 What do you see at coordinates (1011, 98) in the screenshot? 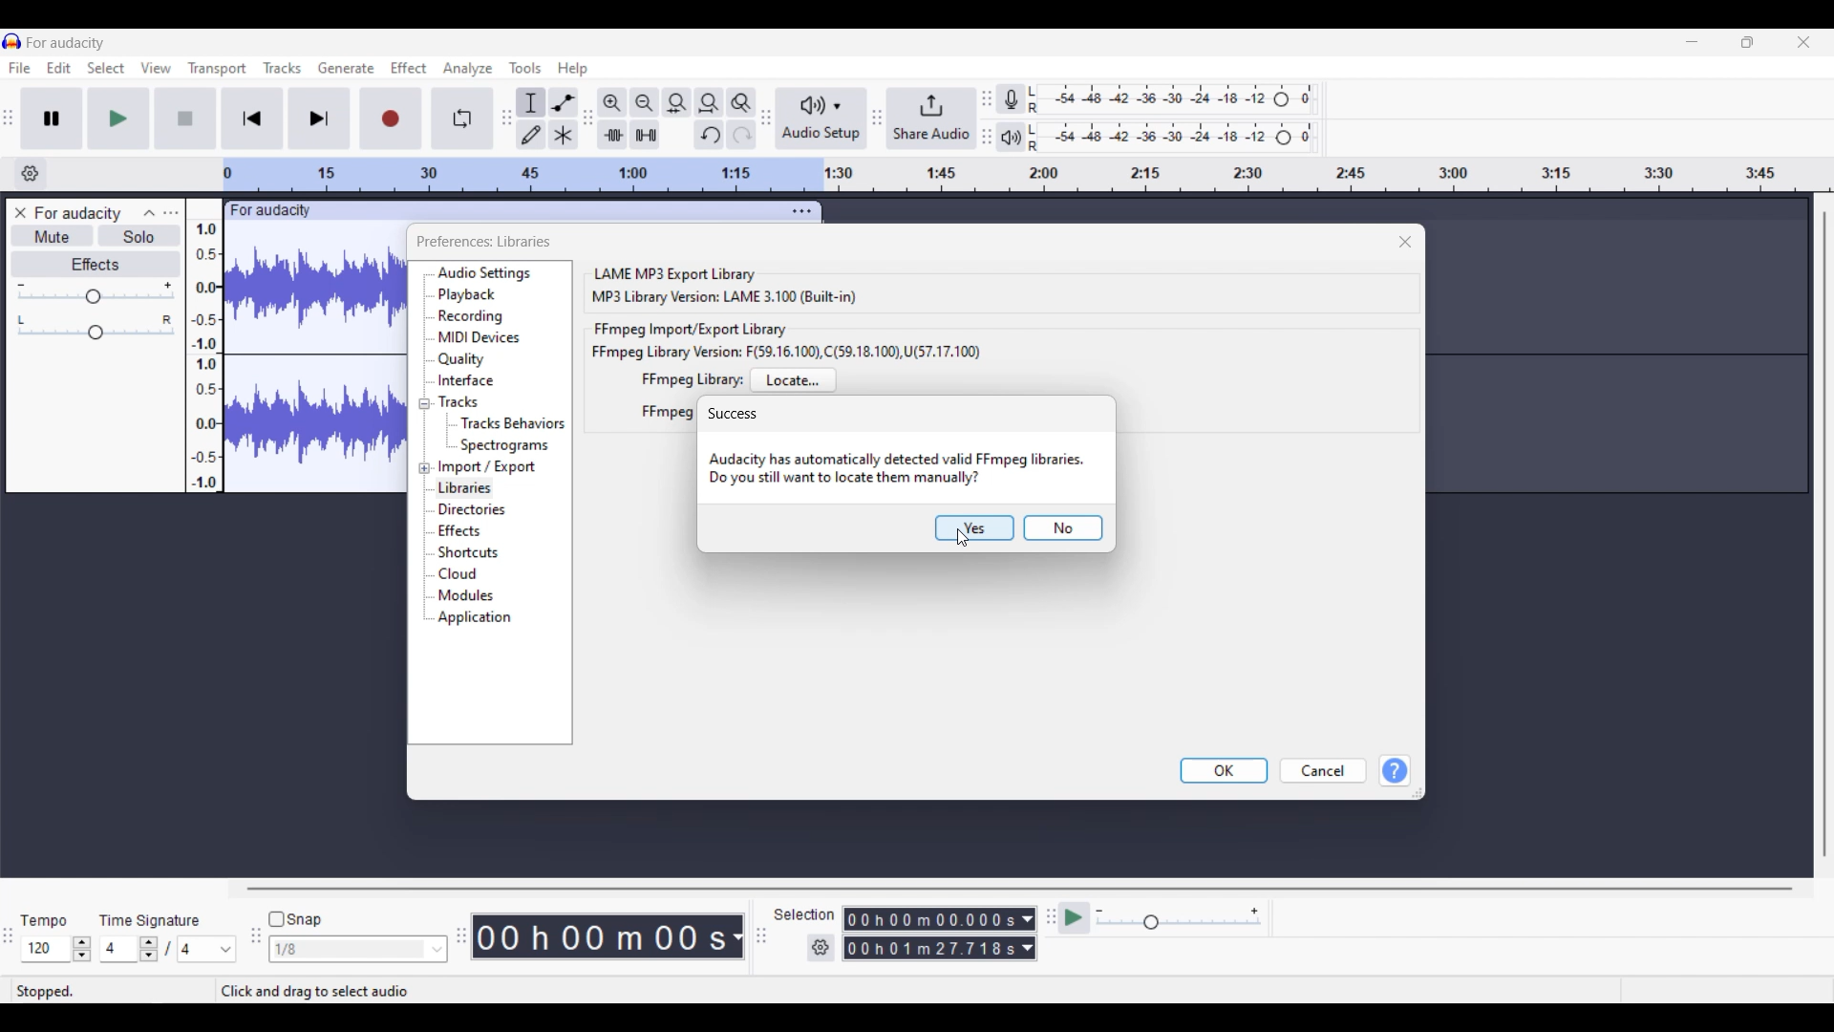
I see `Record meter` at bounding box center [1011, 98].